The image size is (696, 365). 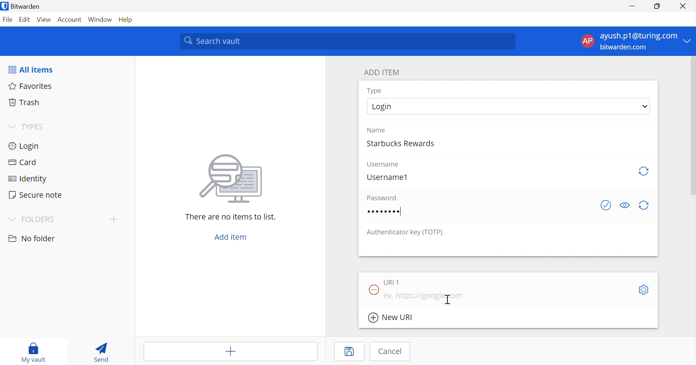 What do you see at coordinates (13, 127) in the screenshot?
I see `Drop Down` at bounding box center [13, 127].